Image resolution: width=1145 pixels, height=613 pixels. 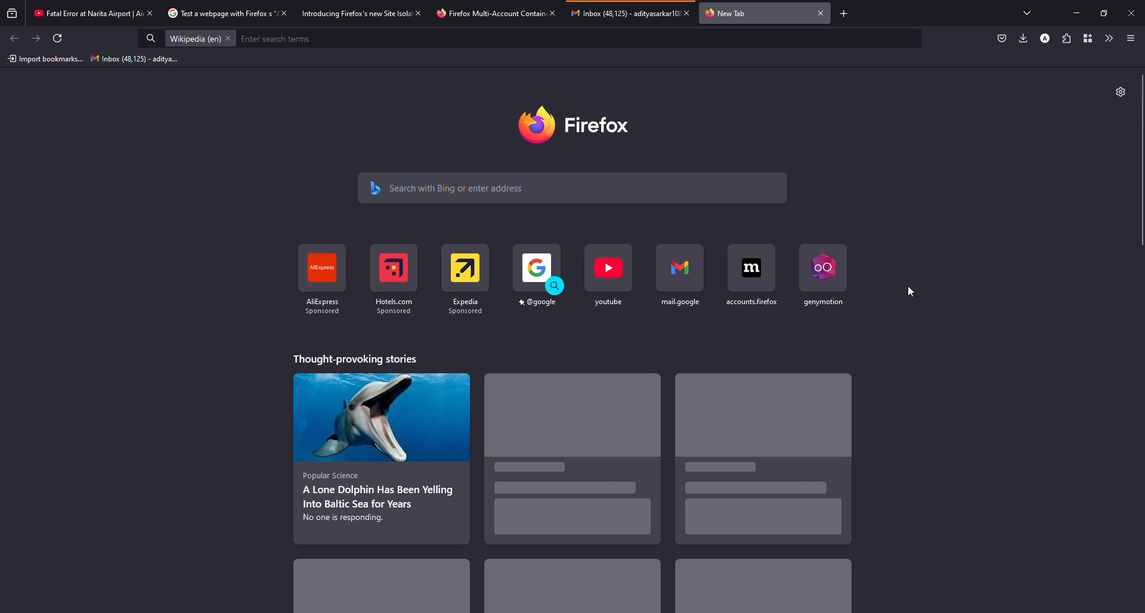 I want to click on inbox, so click(x=135, y=58).